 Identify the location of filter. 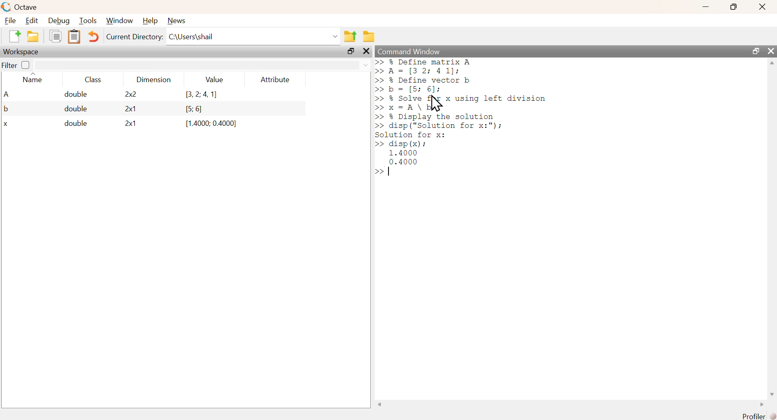
(9, 66).